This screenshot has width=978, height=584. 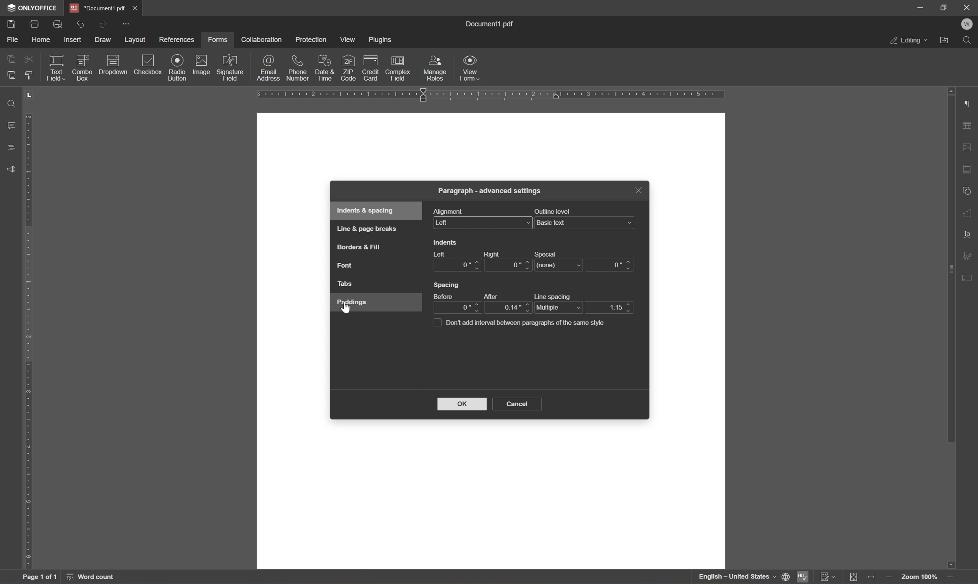 I want to click on left, so click(x=484, y=223).